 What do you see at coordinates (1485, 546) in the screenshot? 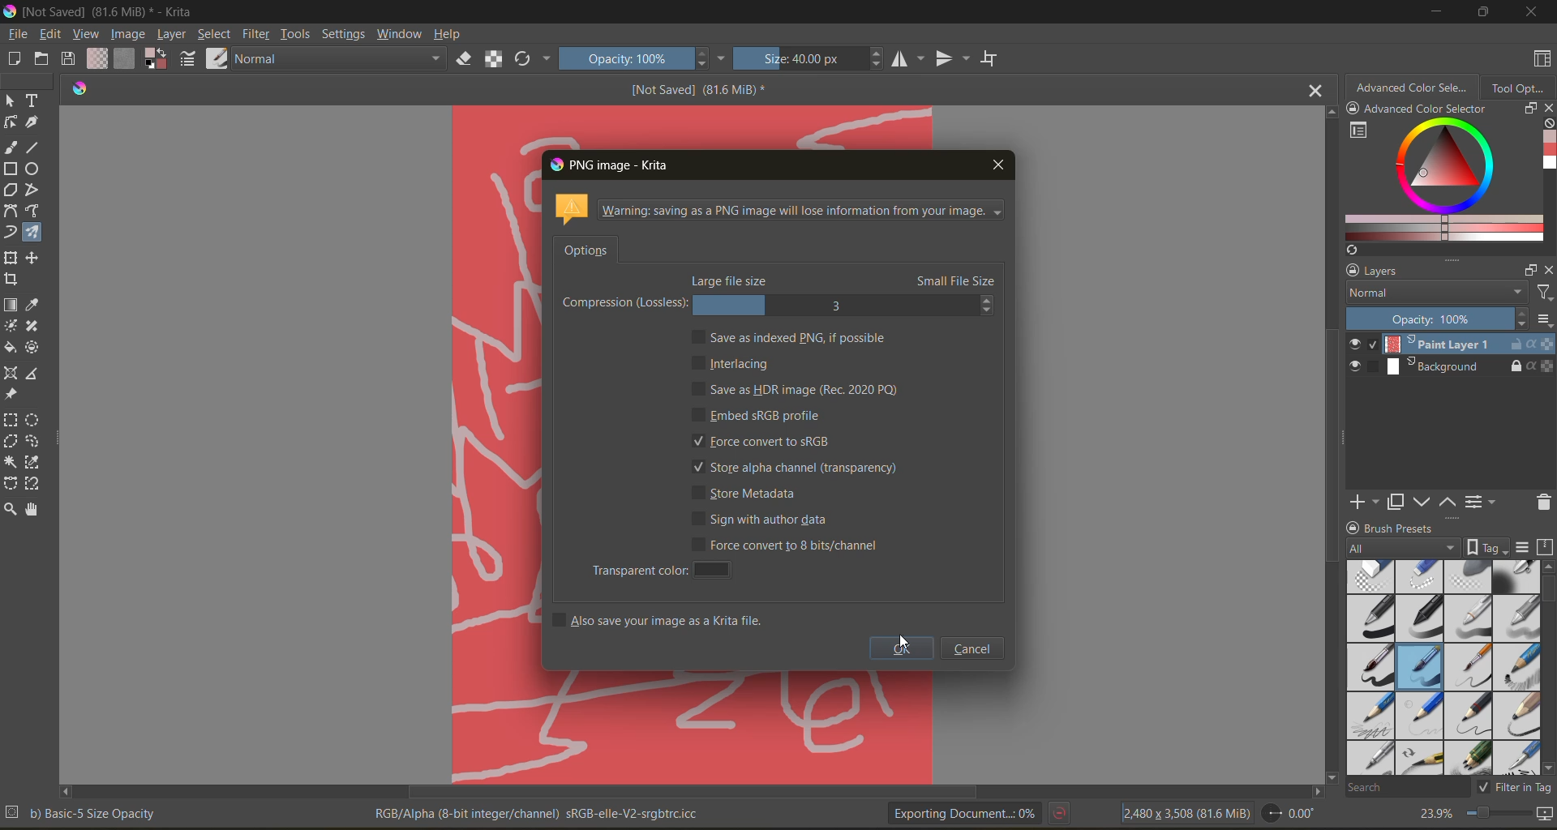
I see `show tag` at bounding box center [1485, 546].